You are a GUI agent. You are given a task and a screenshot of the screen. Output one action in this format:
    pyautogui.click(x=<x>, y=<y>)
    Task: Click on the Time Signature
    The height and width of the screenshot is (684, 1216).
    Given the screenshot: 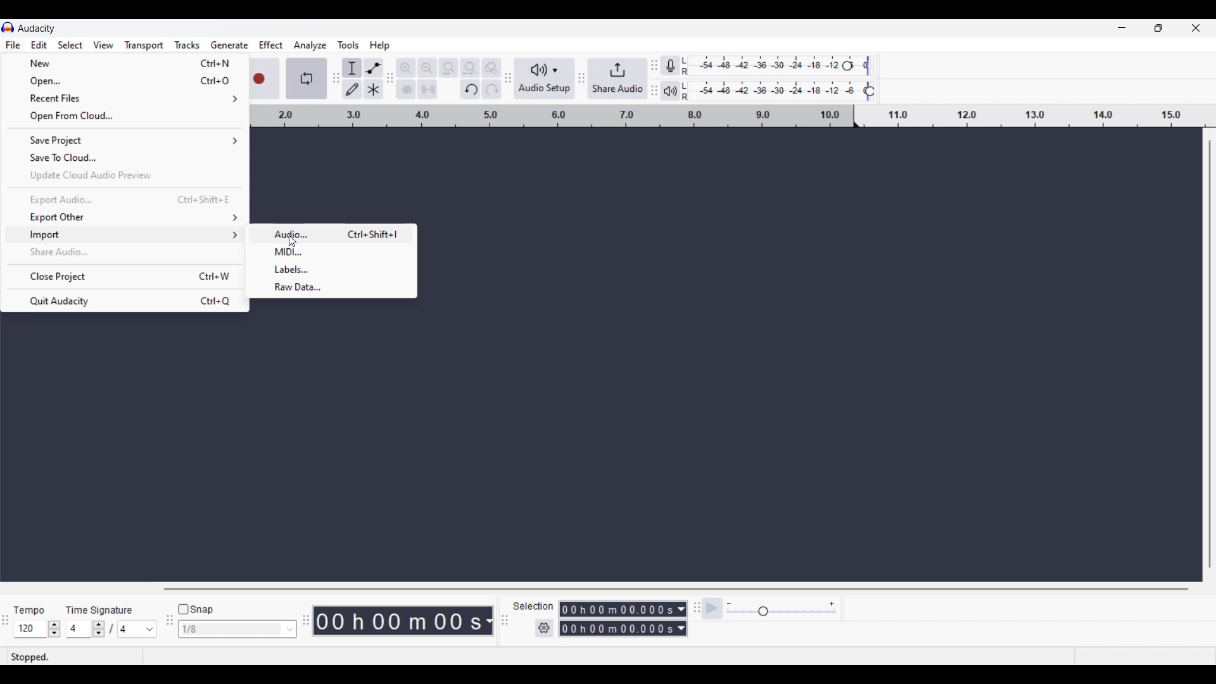 What is the action you would take?
    pyautogui.click(x=102, y=607)
    